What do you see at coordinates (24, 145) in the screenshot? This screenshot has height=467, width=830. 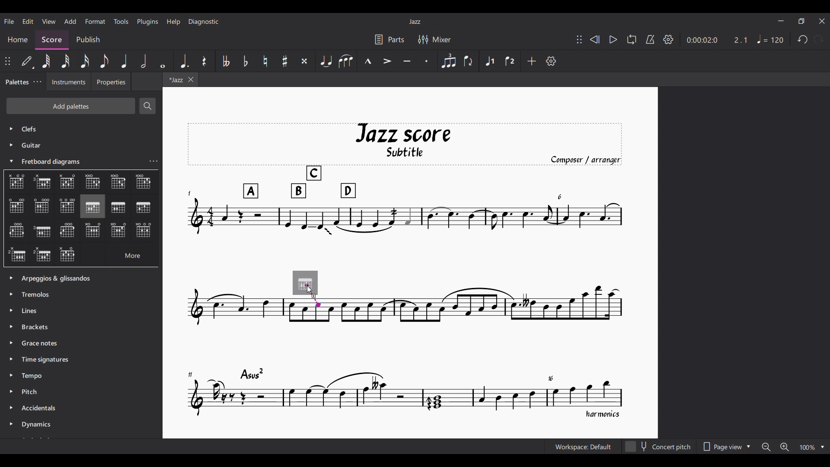 I see `Guitar` at bounding box center [24, 145].